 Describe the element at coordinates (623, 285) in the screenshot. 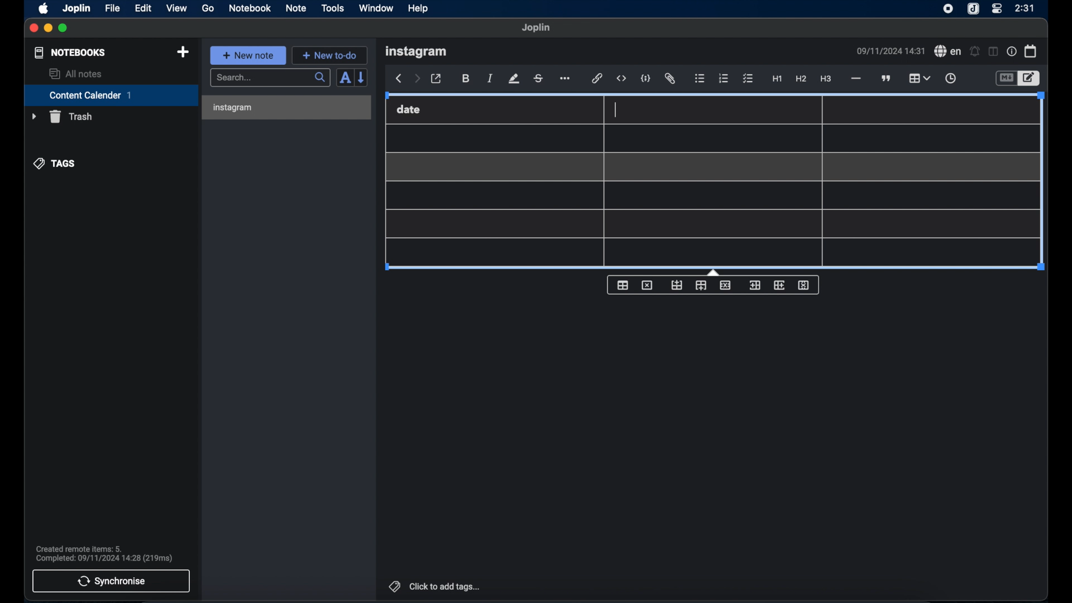

I see `table properties` at that location.